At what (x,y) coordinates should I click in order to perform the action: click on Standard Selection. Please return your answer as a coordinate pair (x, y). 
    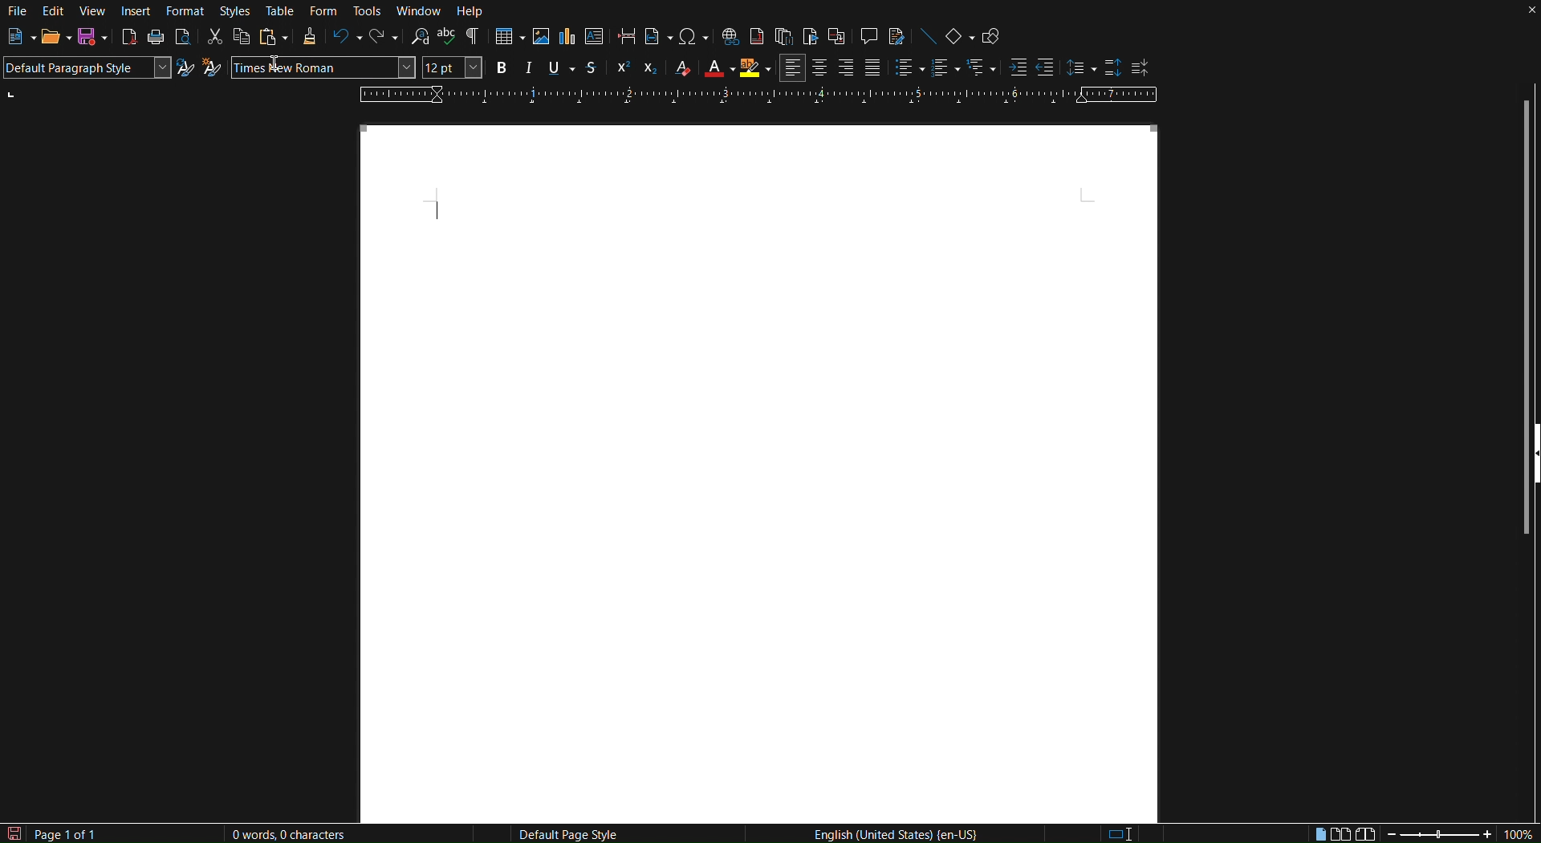
    Looking at the image, I should click on (1126, 834).